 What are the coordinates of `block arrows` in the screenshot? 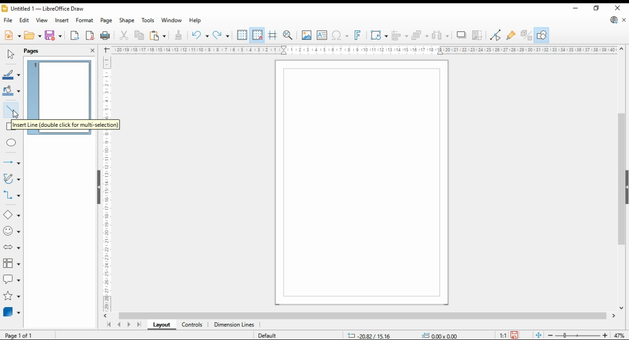 It's located at (12, 248).